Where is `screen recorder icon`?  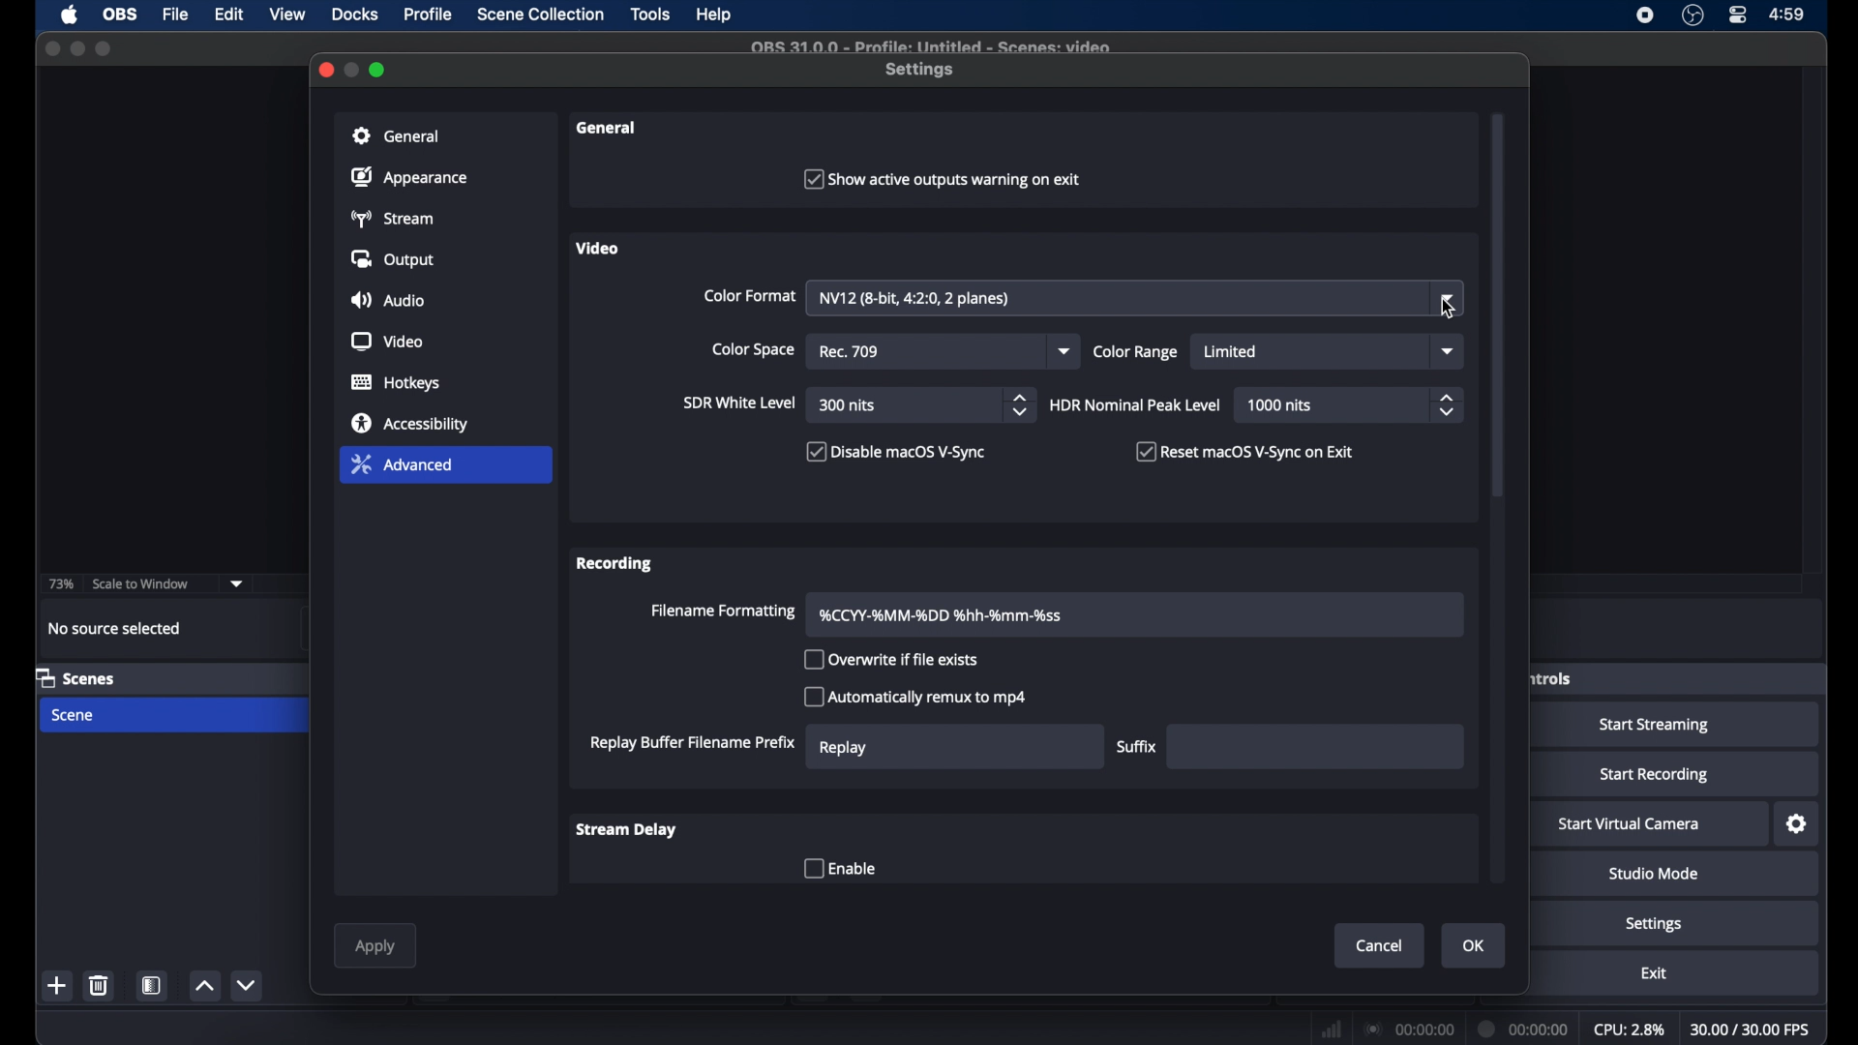 screen recorder icon is located at coordinates (1644, 15).